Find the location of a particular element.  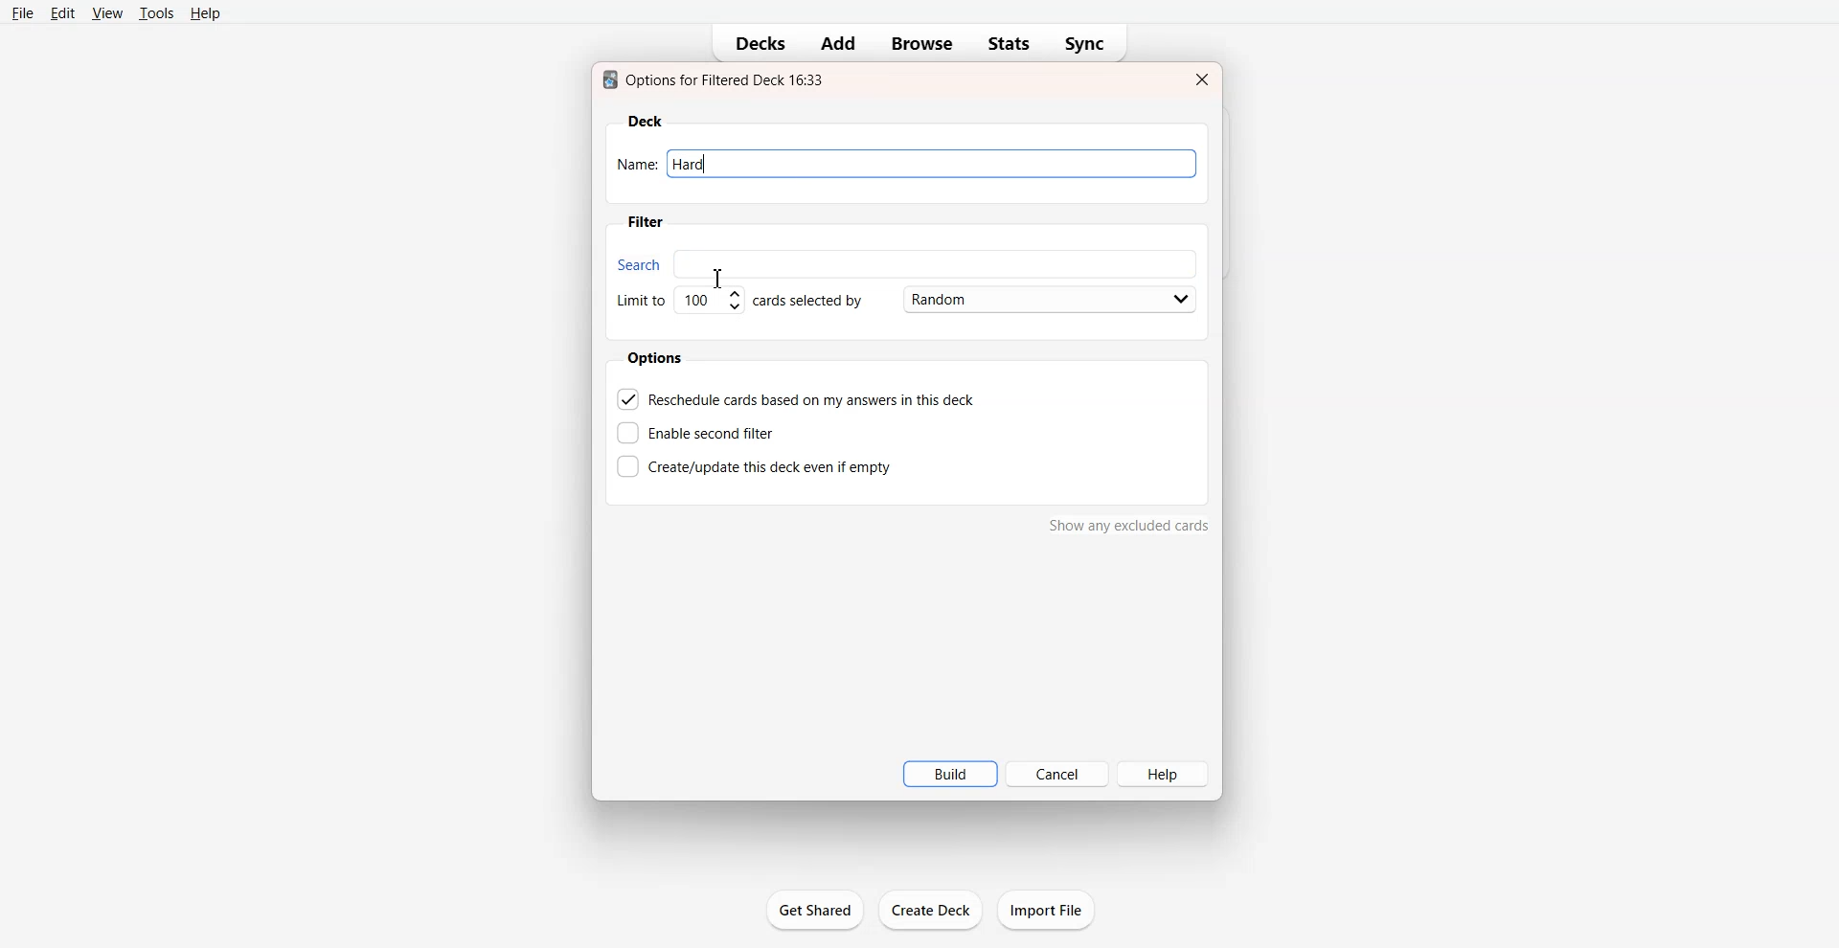

File is located at coordinates (23, 12).